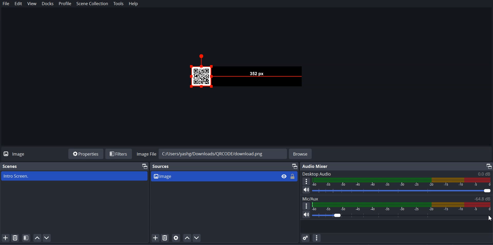 This screenshot has height=245, width=493. Describe the element at coordinates (119, 154) in the screenshot. I see `Filters` at that location.